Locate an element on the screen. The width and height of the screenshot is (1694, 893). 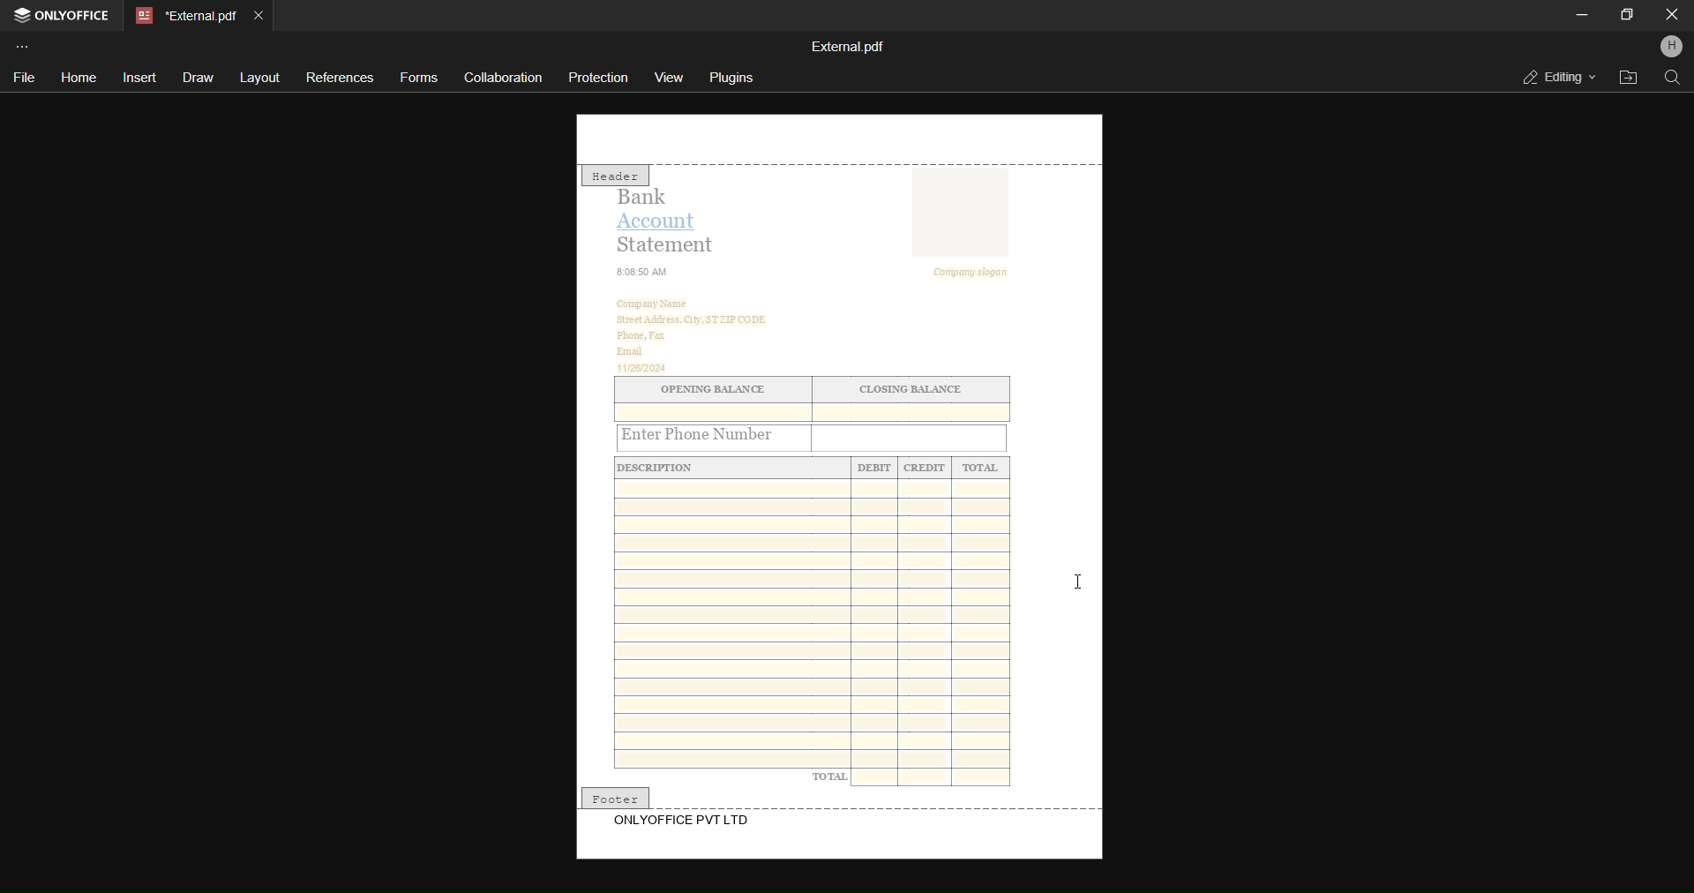
plugins is located at coordinates (733, 78).